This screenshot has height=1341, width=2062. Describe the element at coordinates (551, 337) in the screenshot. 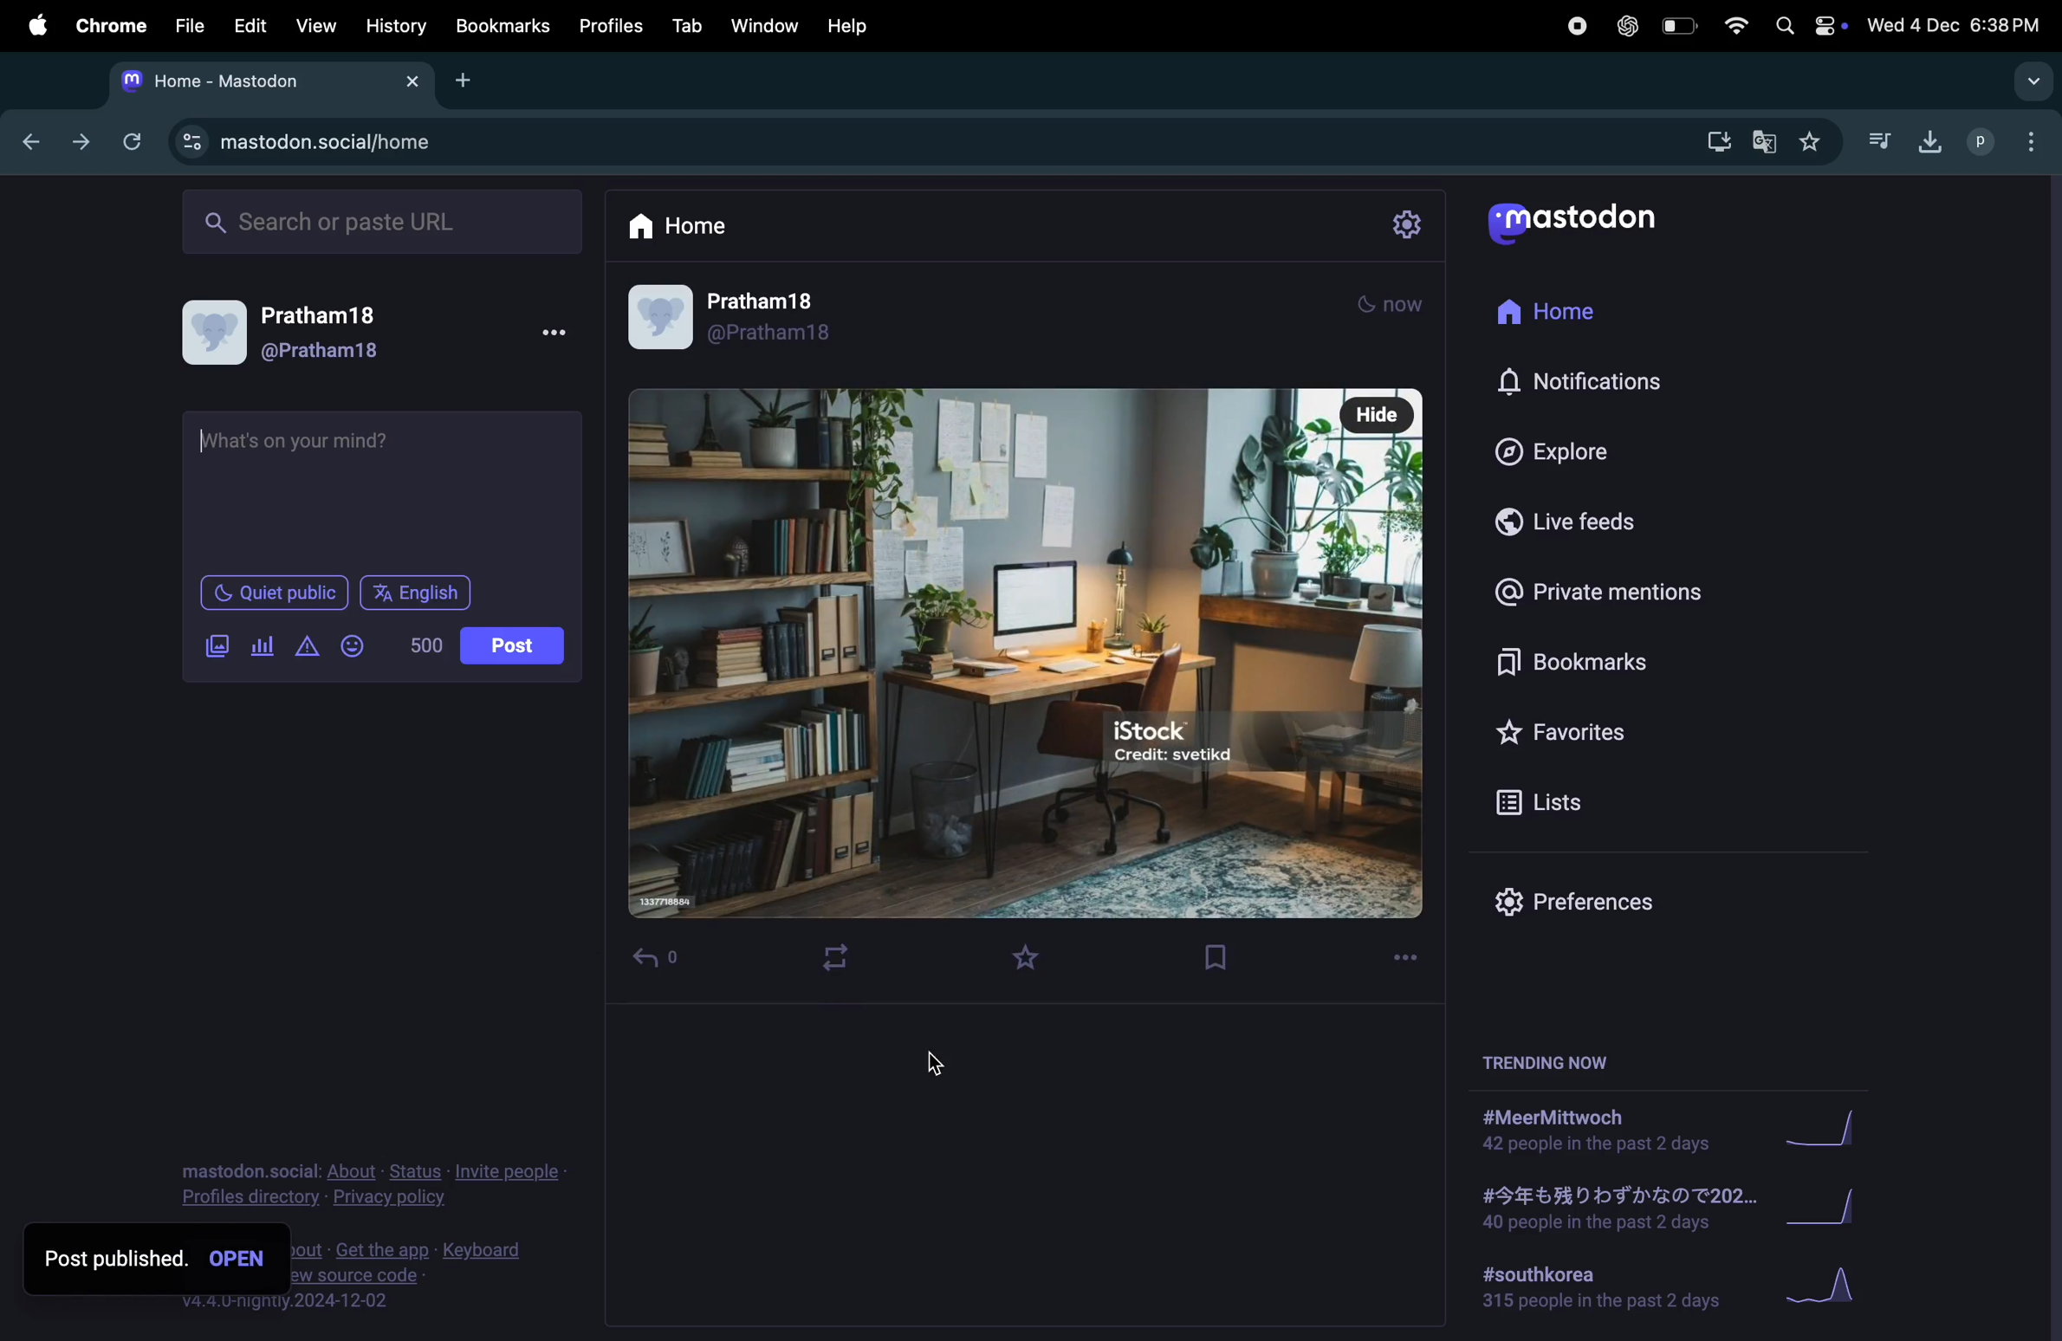

I see `options` at that location.